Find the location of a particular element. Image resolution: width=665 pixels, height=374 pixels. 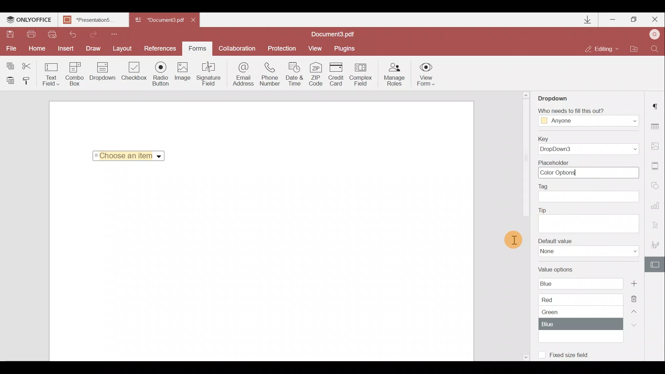

Image is located at coordinates (184, 73).